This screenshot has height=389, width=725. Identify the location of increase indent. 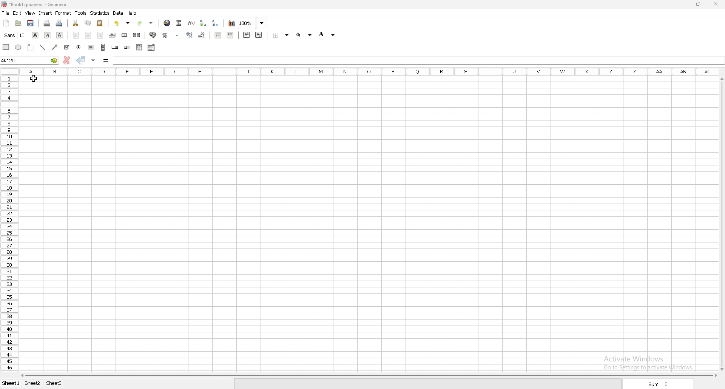
(230, 35).